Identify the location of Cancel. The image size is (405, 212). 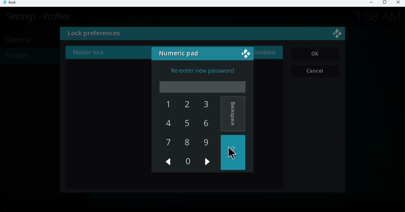
(316, 71).